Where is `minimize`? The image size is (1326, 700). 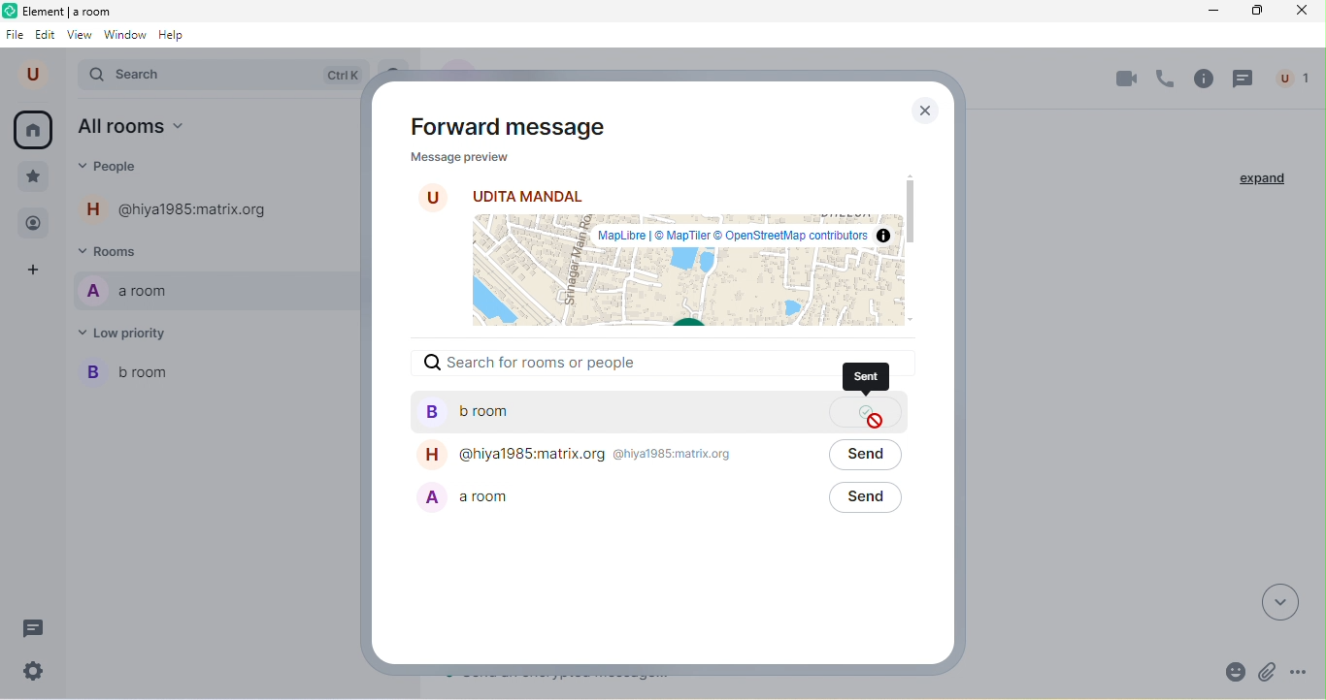
minimize is located at coordinates (1212, 15).